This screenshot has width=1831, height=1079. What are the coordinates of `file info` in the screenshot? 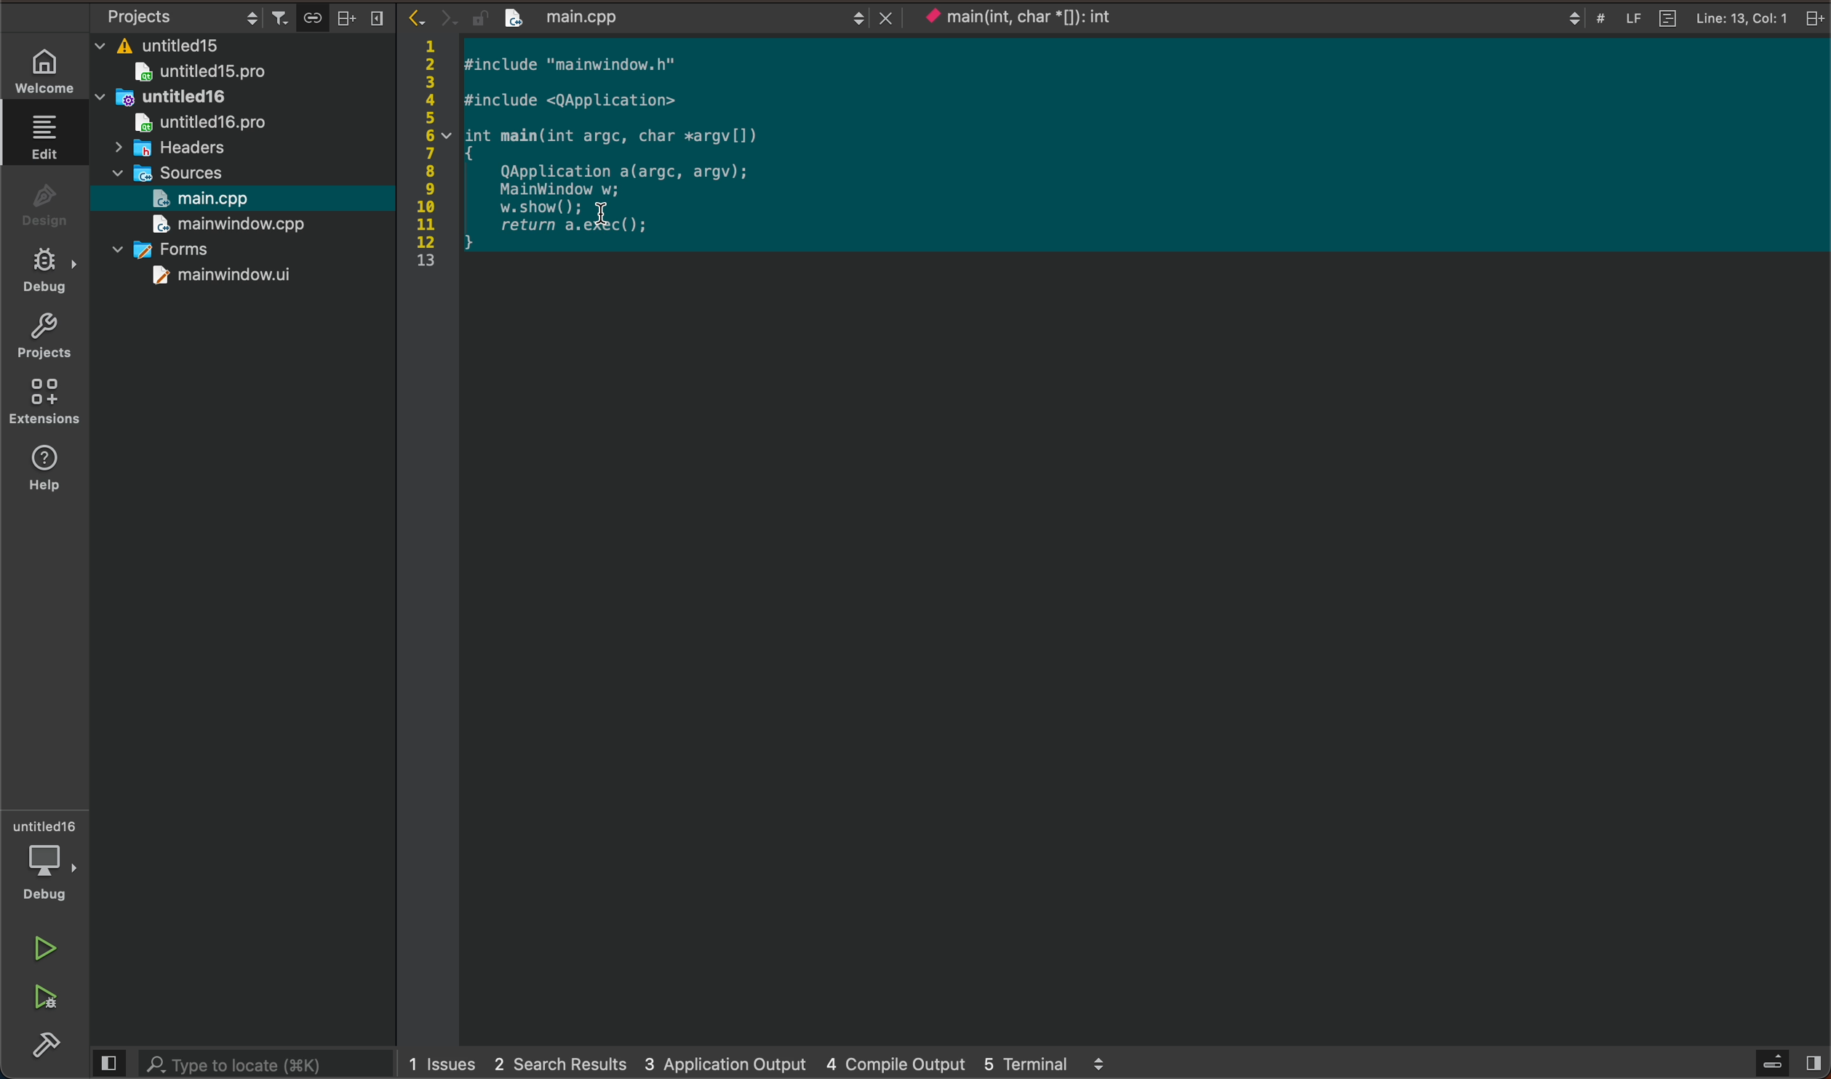 It's located at (1690, 18).